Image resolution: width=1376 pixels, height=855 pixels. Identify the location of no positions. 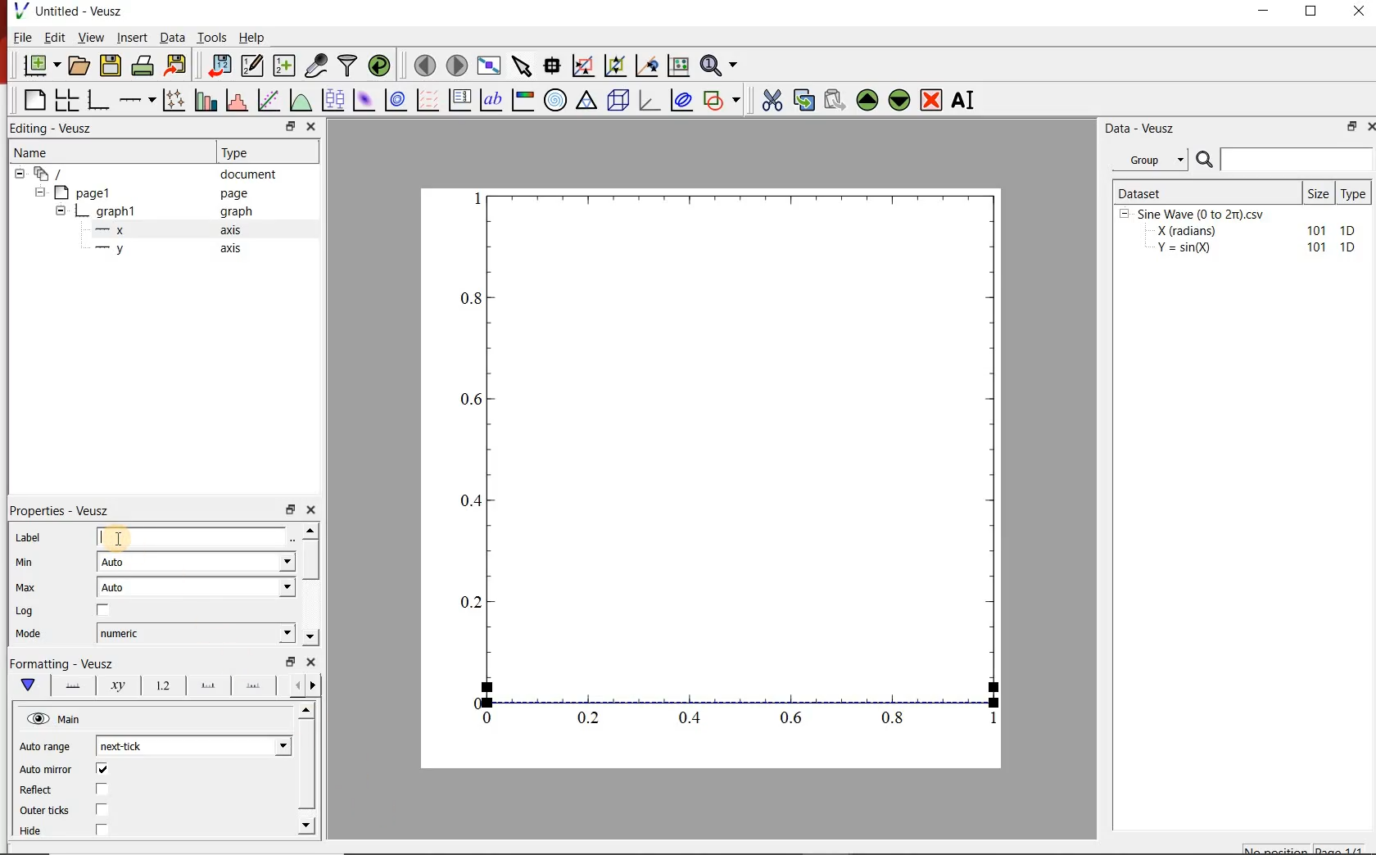
(1305, 848).